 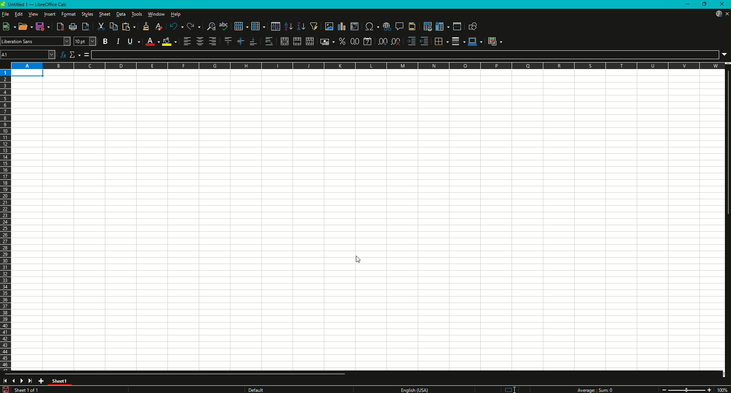 I want to click on Border Style, so click(x=458, y=42).